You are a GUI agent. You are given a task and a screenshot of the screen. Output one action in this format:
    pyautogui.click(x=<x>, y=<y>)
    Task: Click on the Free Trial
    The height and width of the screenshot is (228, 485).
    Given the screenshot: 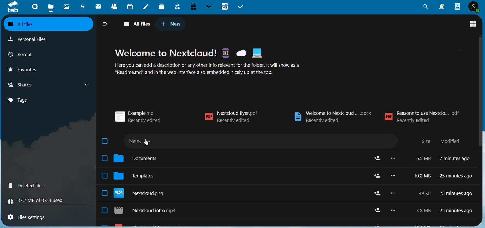 What is the action you would take?
    pyautogui.click(x=193, y=6)
    